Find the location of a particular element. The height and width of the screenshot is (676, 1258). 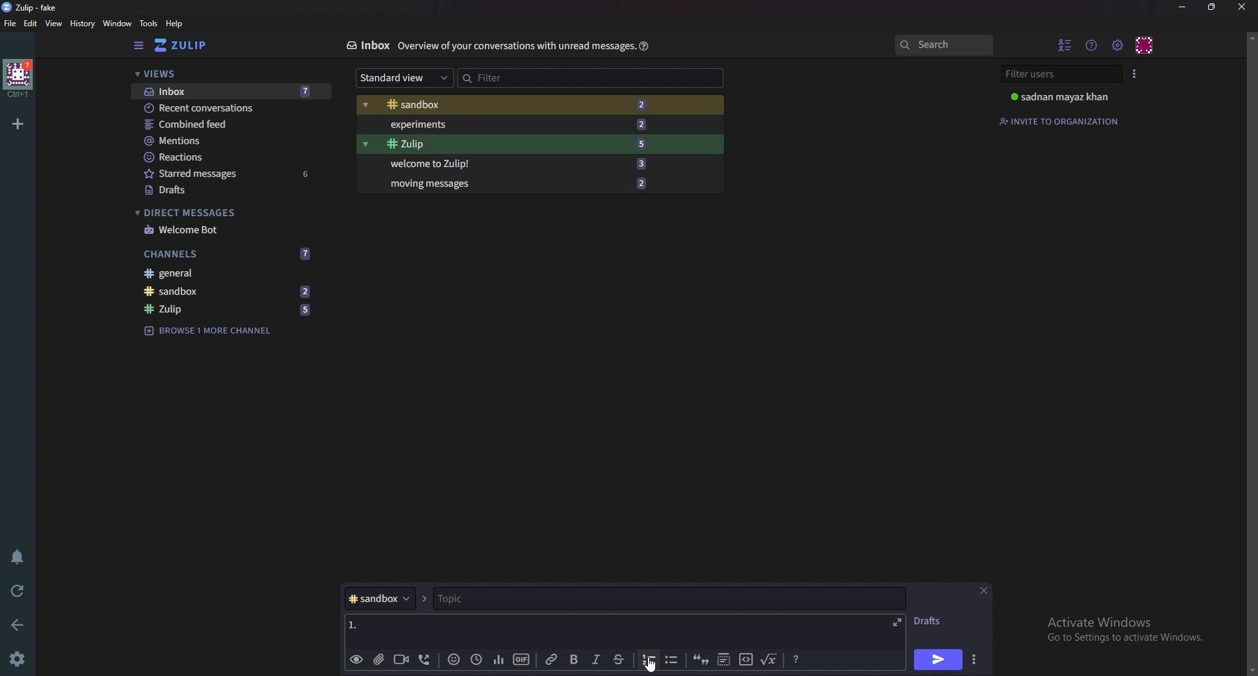

Expand is located at coordinates (896, 621).